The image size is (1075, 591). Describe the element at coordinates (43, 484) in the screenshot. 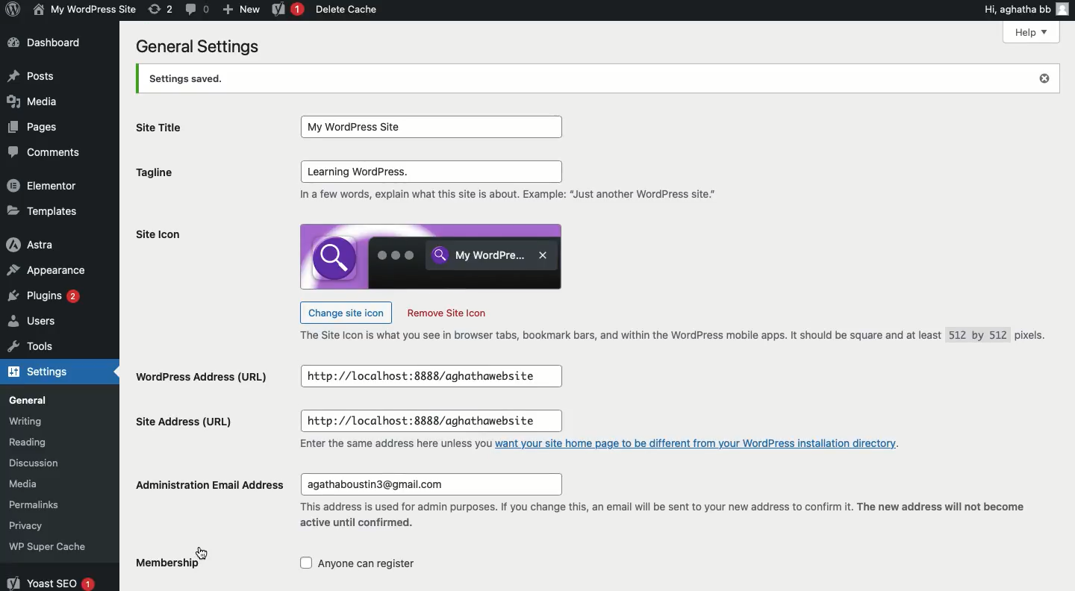

I see `Media` at that location.